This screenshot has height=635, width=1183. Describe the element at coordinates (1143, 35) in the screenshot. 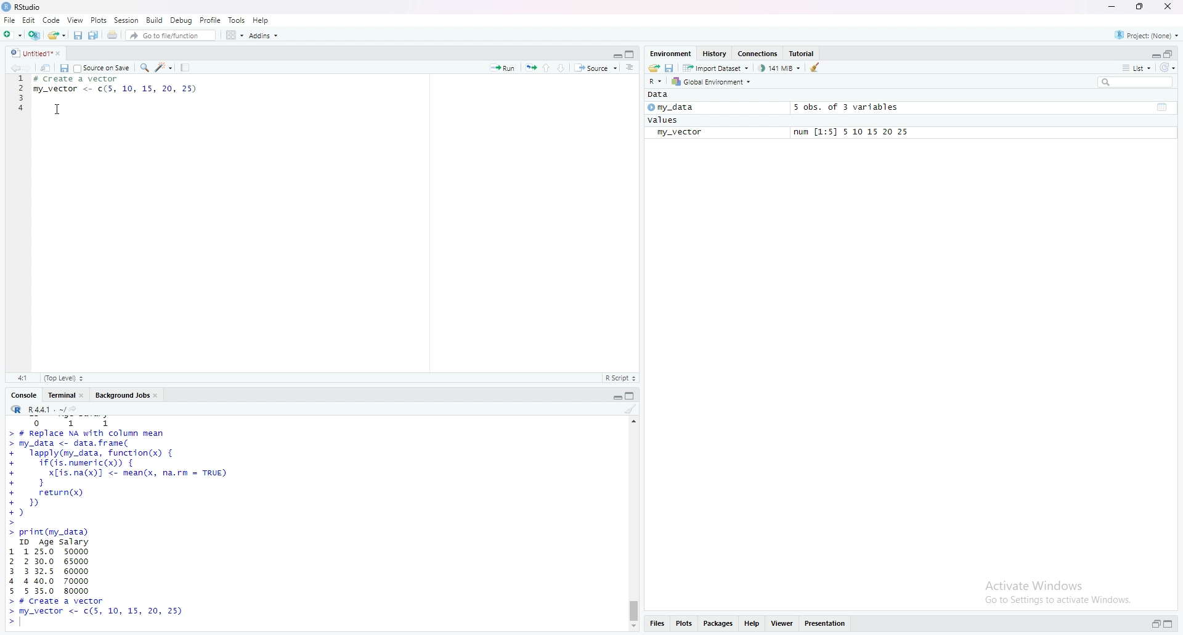

I see `project(none)` at that location.